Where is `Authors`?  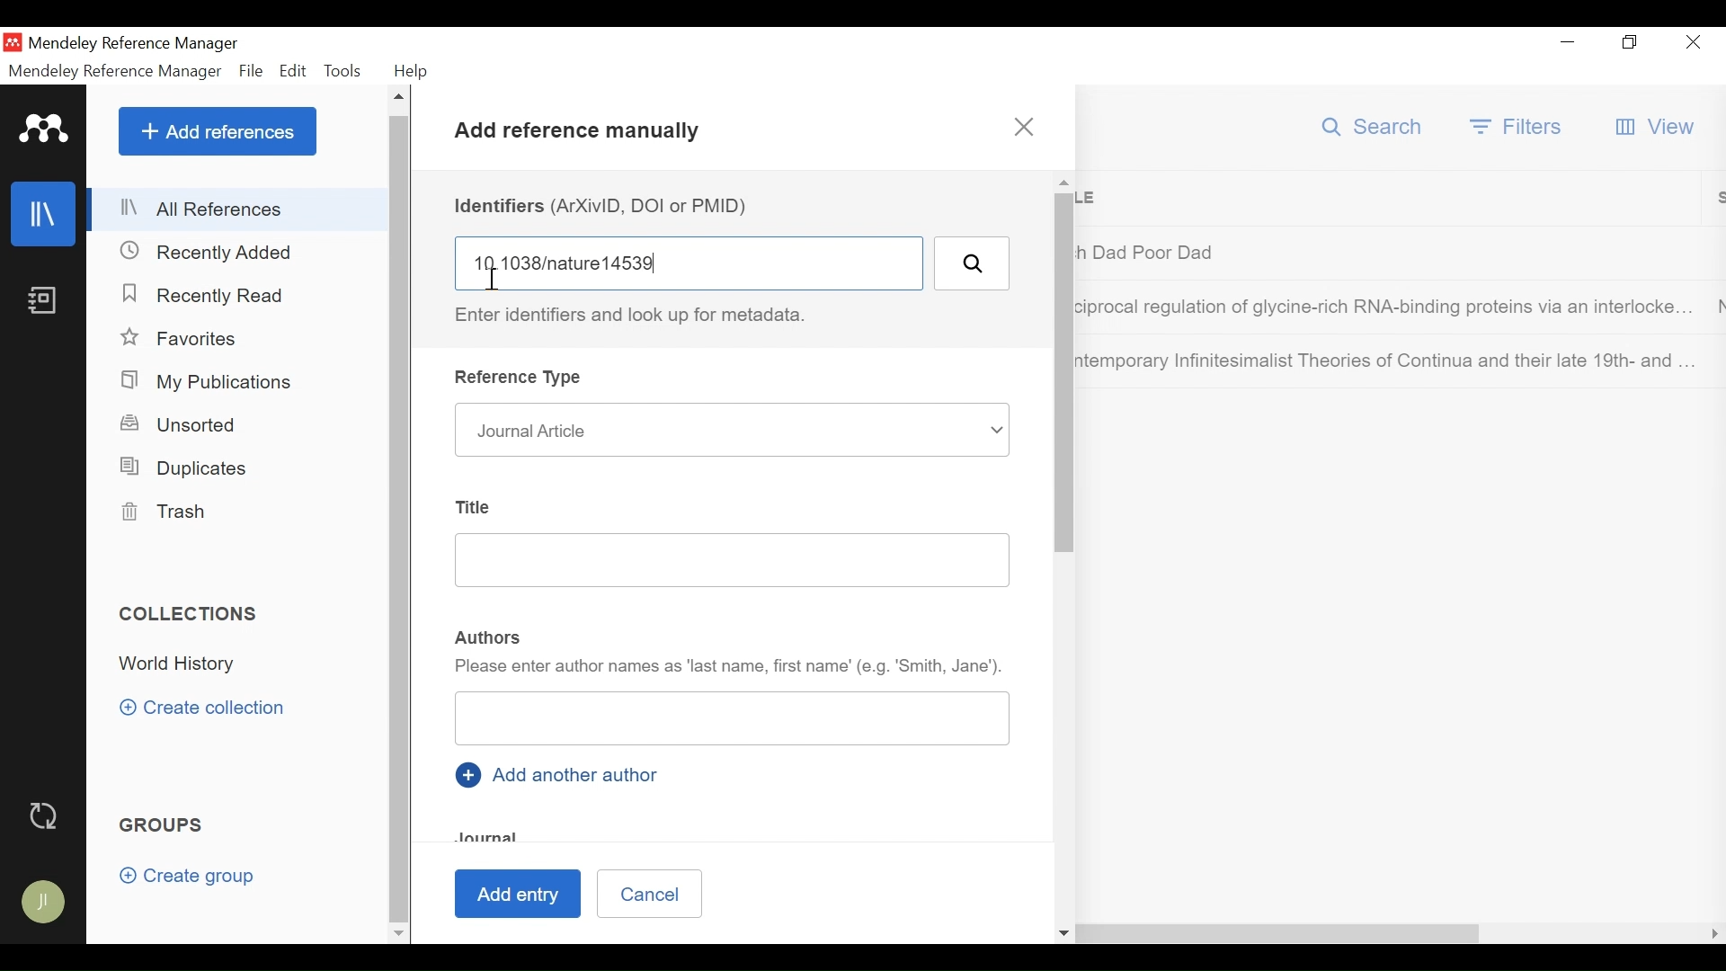 Authors is located at coordinates (489, 636).